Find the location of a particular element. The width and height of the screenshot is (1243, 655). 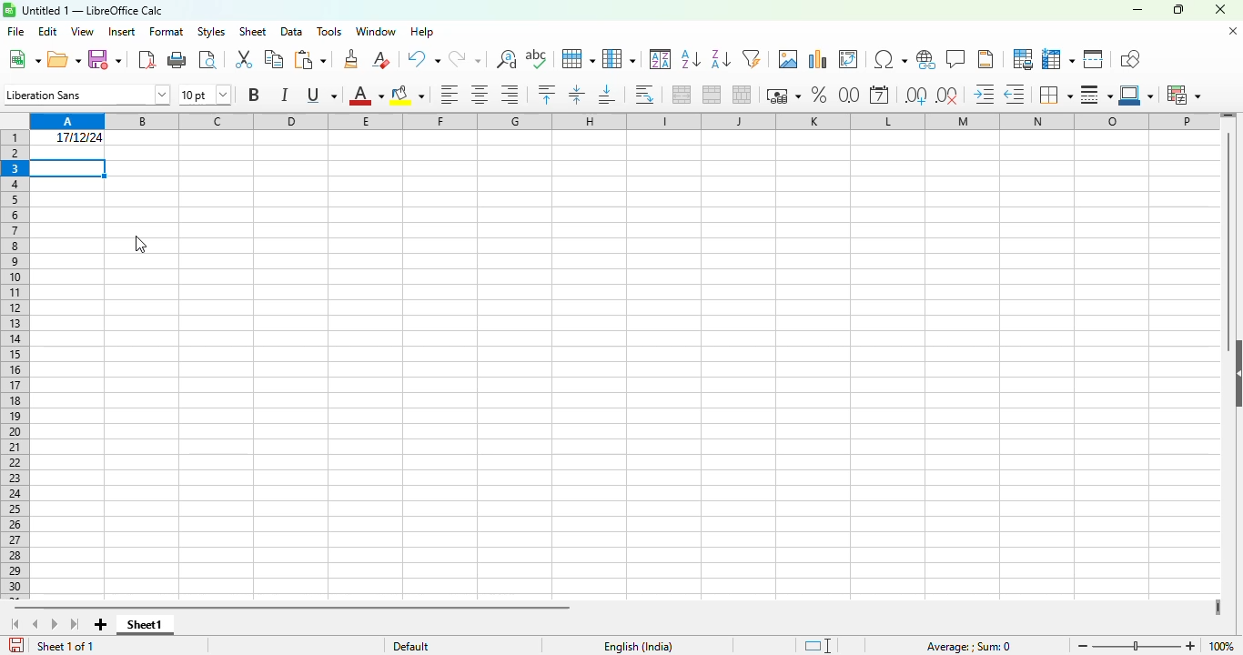

data is located at coordinates (290, 32).